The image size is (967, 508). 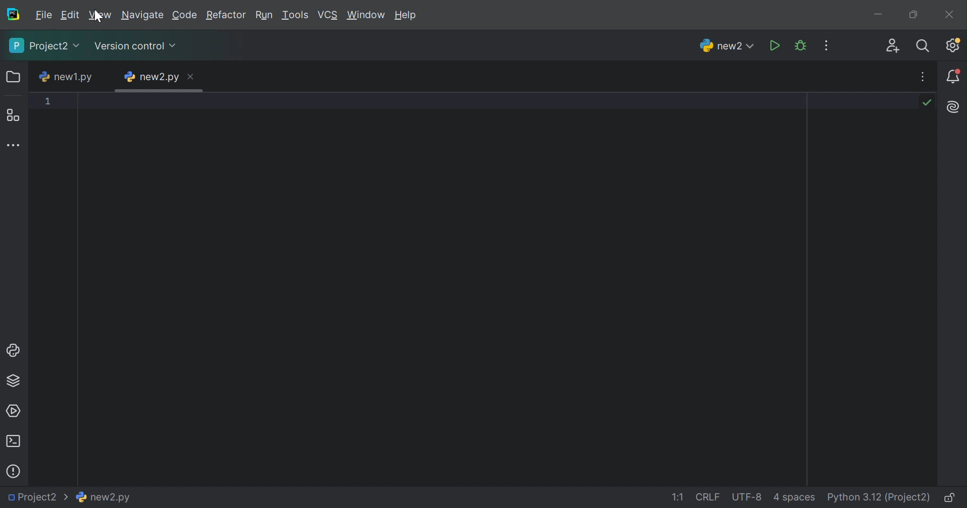 What do you see at coordinates (44, 46) in the screenshot?
I see `Project2` at bounding box center [44, 46].